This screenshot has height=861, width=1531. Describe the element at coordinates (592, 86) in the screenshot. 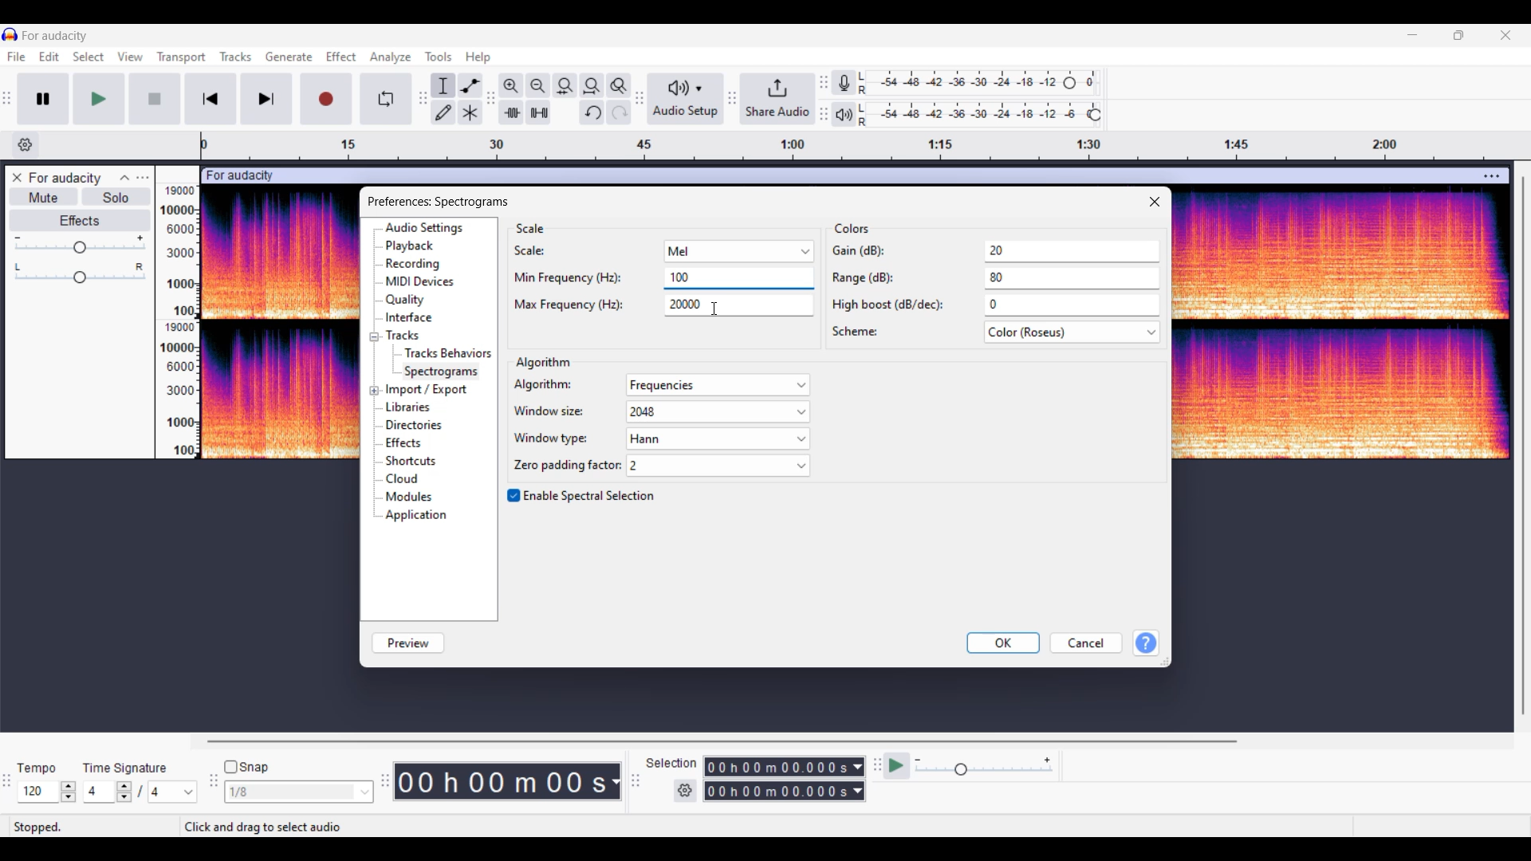

I see `Fit projection to width` at that location.